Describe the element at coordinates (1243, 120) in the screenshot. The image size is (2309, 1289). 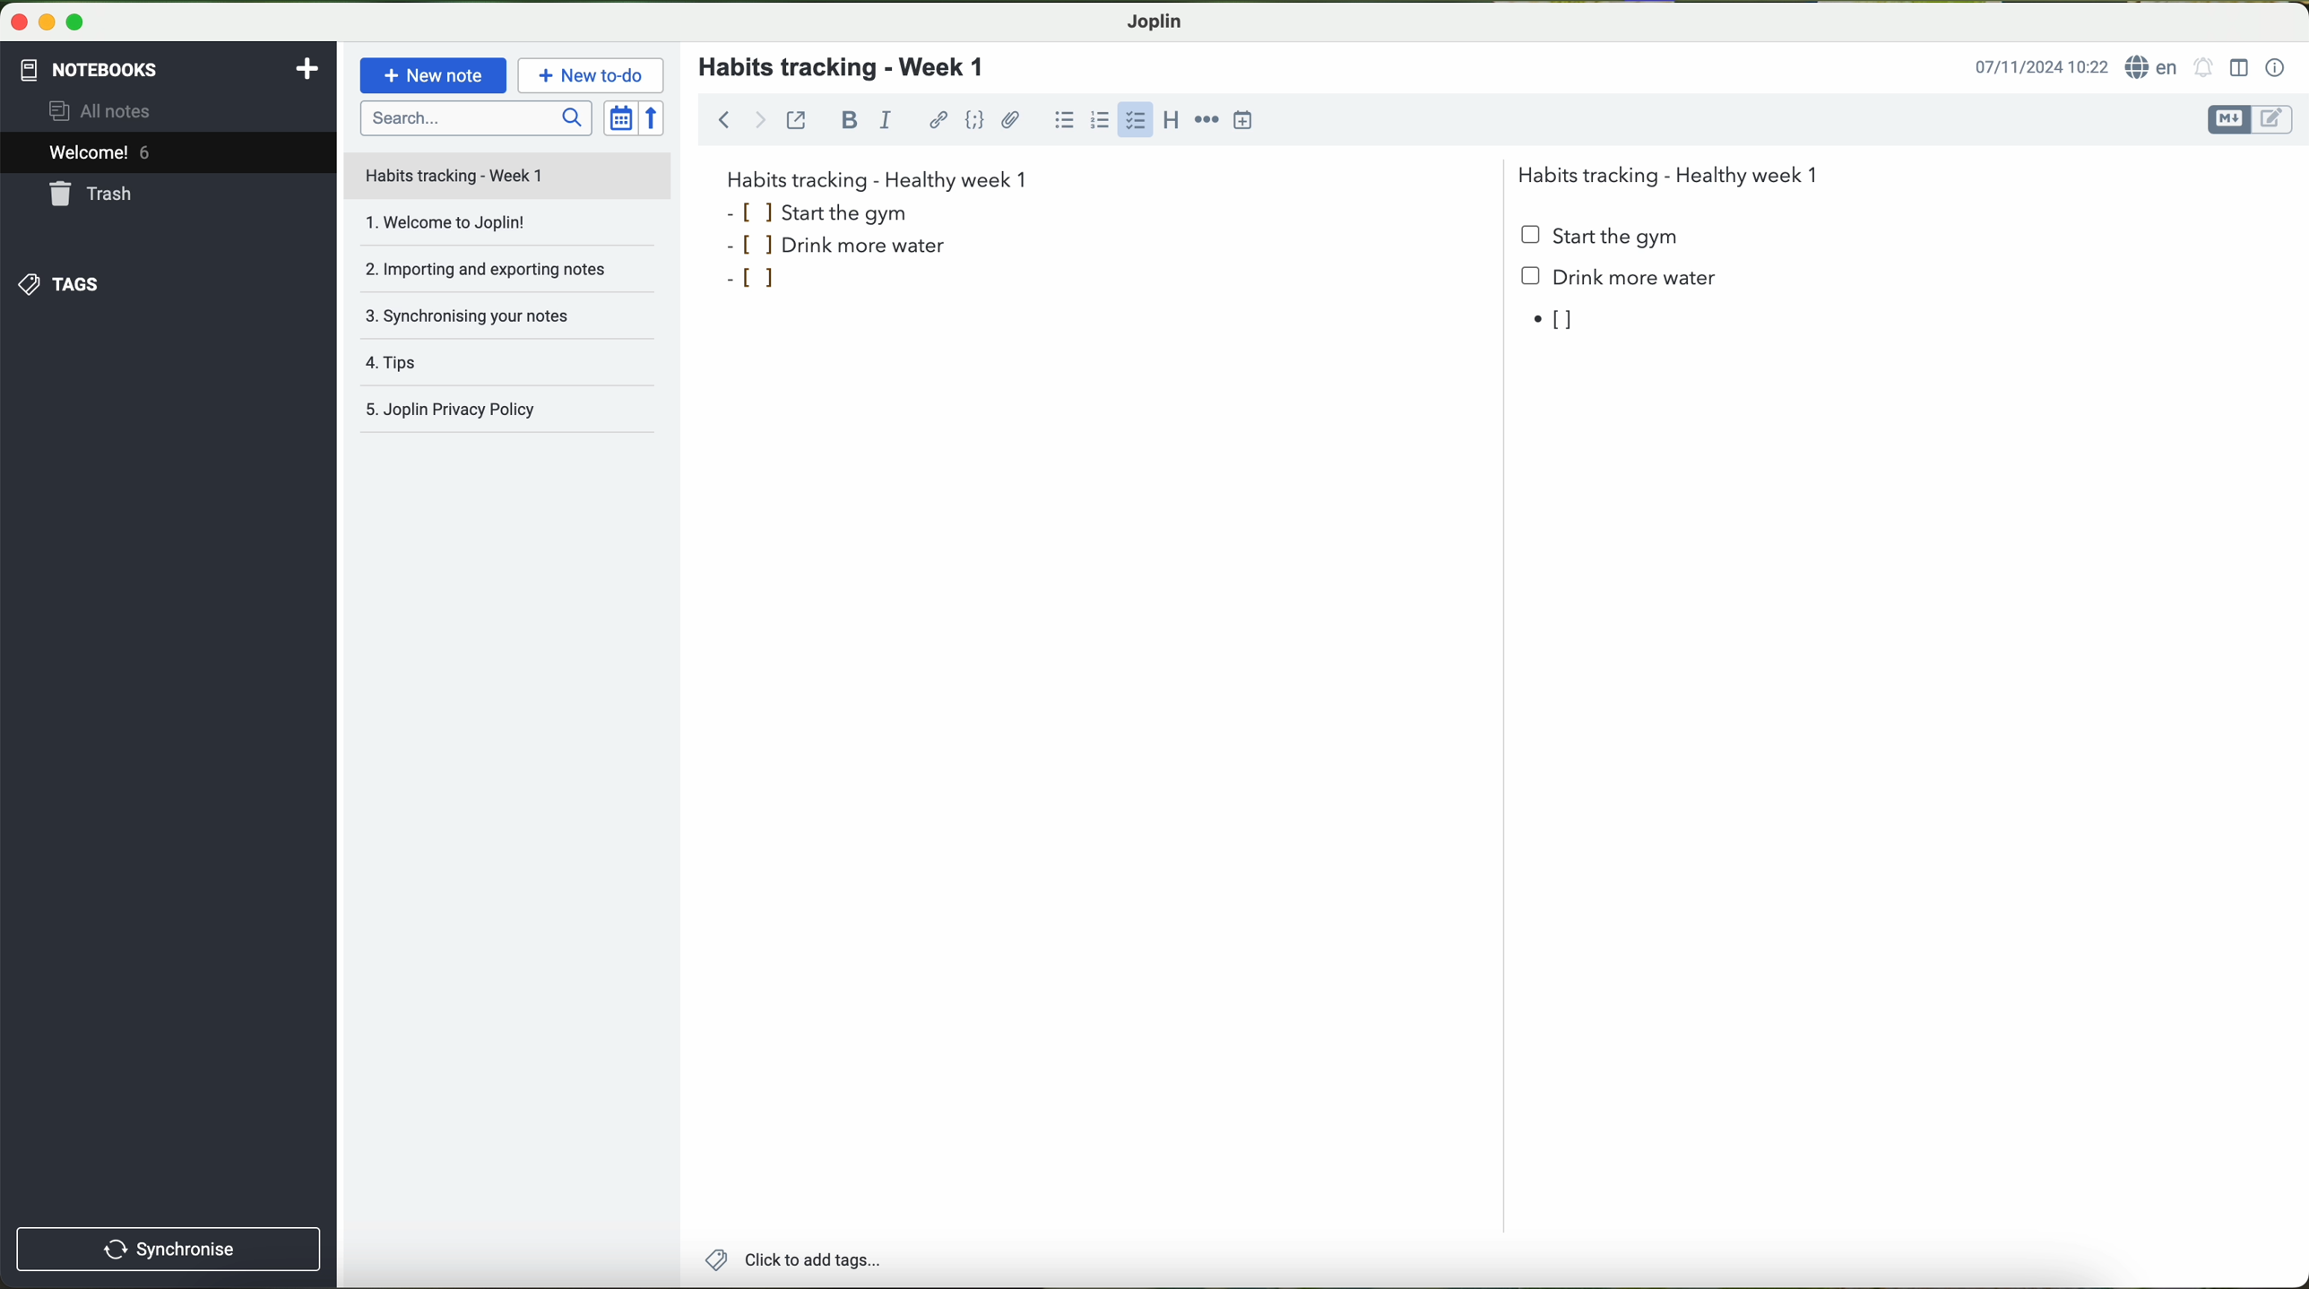
I see `insert time` at that location.